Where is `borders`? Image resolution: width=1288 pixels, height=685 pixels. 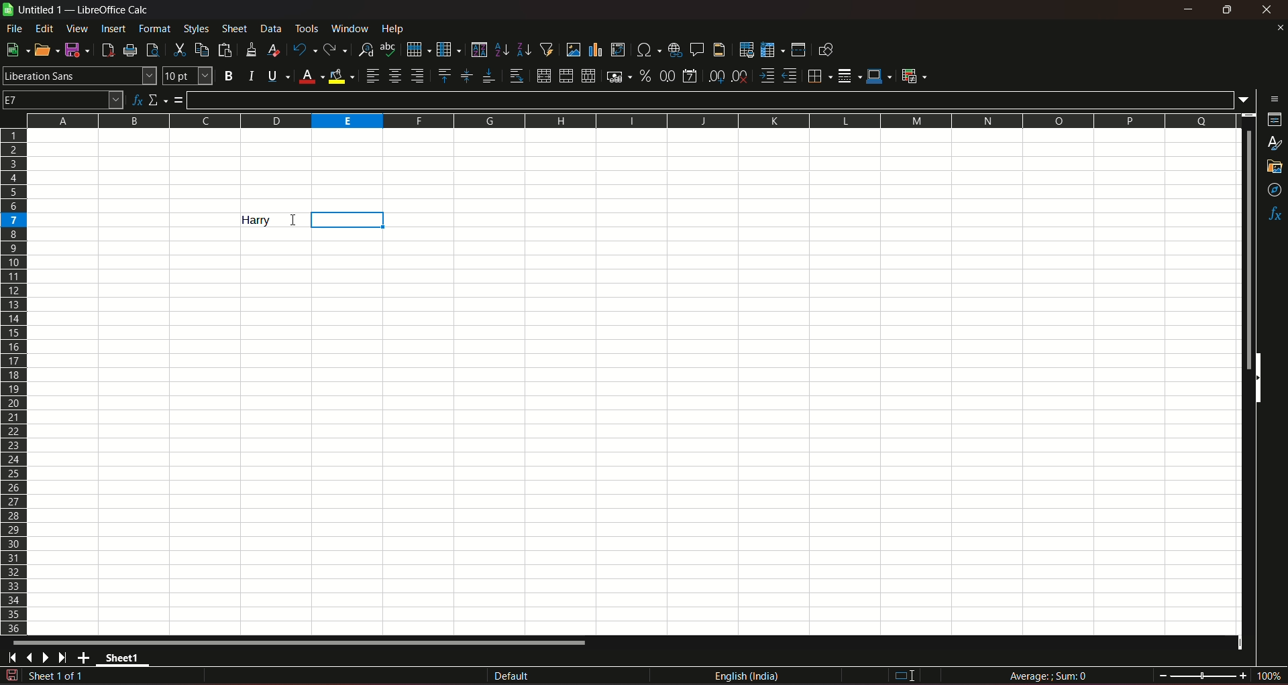 borders is located at coordinates (818, 76).